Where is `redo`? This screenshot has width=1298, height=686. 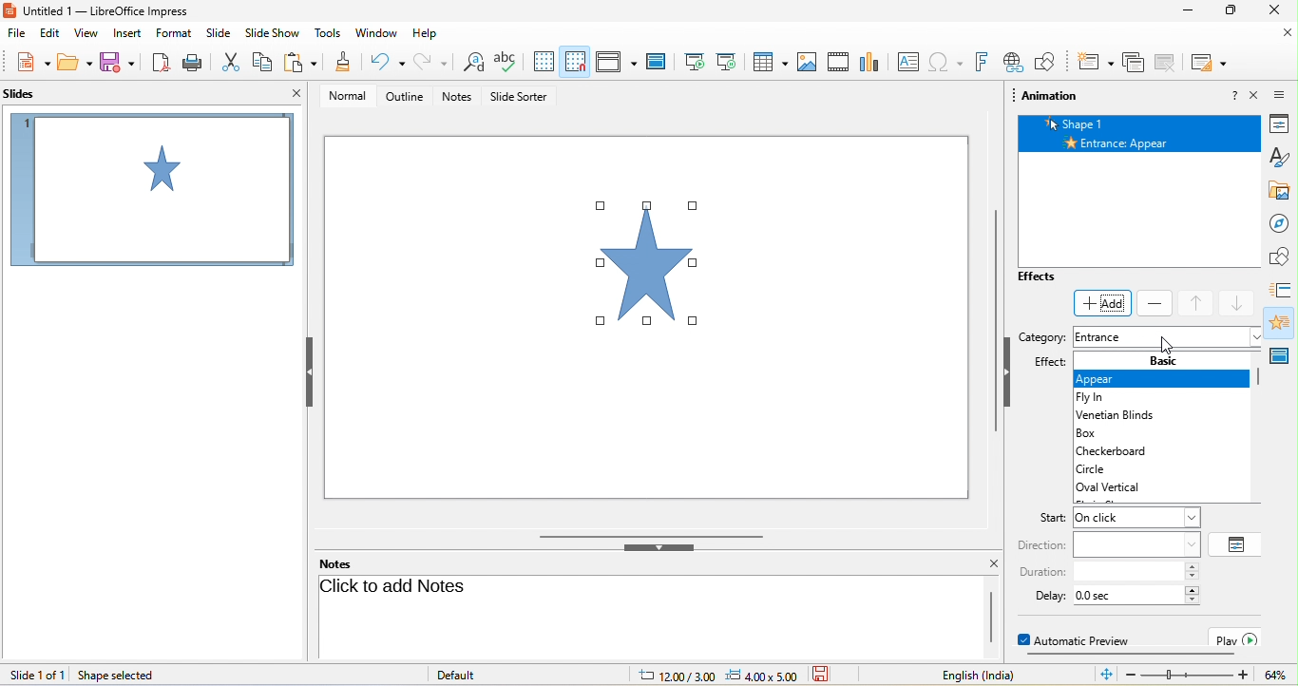 redo is located at coordinates (429, 62).